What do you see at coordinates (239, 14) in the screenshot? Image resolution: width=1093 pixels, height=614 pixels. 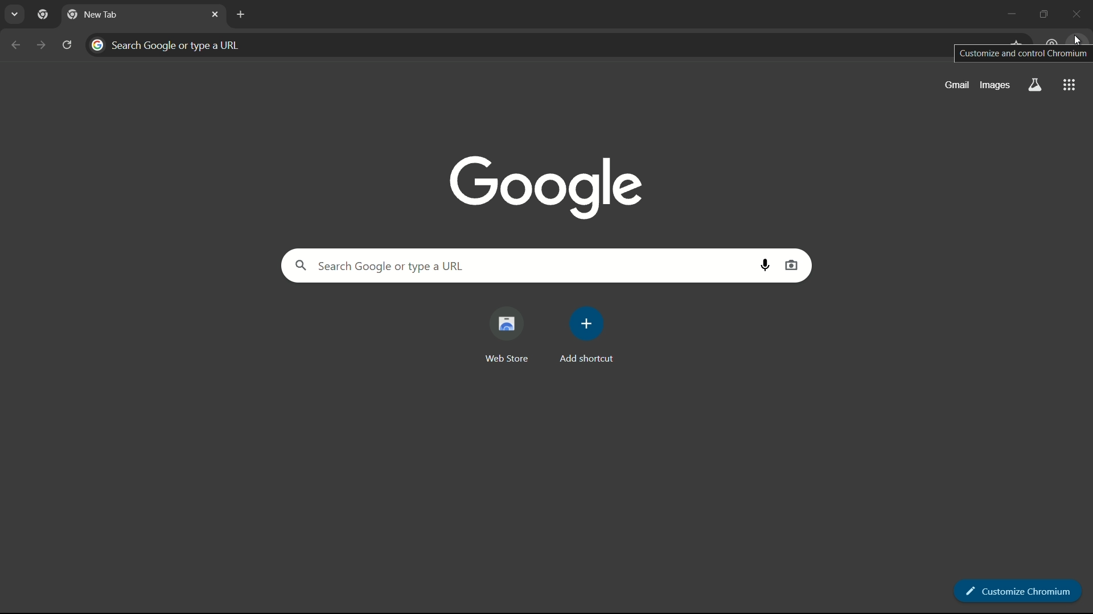 I see `new tab` at bounding box center [239, 14].